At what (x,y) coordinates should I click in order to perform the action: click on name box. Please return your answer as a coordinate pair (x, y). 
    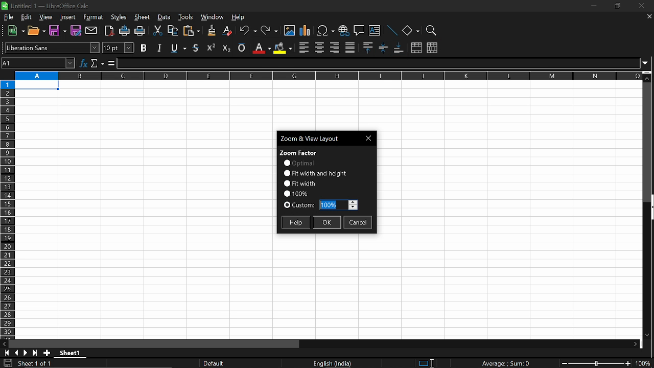
    Looking at the image, I should click on (39, 63).